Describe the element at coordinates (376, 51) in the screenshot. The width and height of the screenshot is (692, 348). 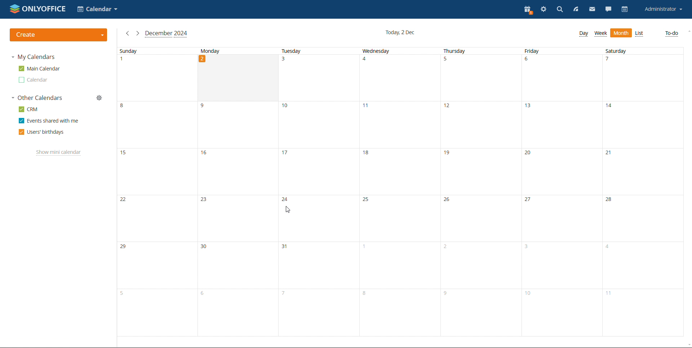
I see `Wednesday` at that location.